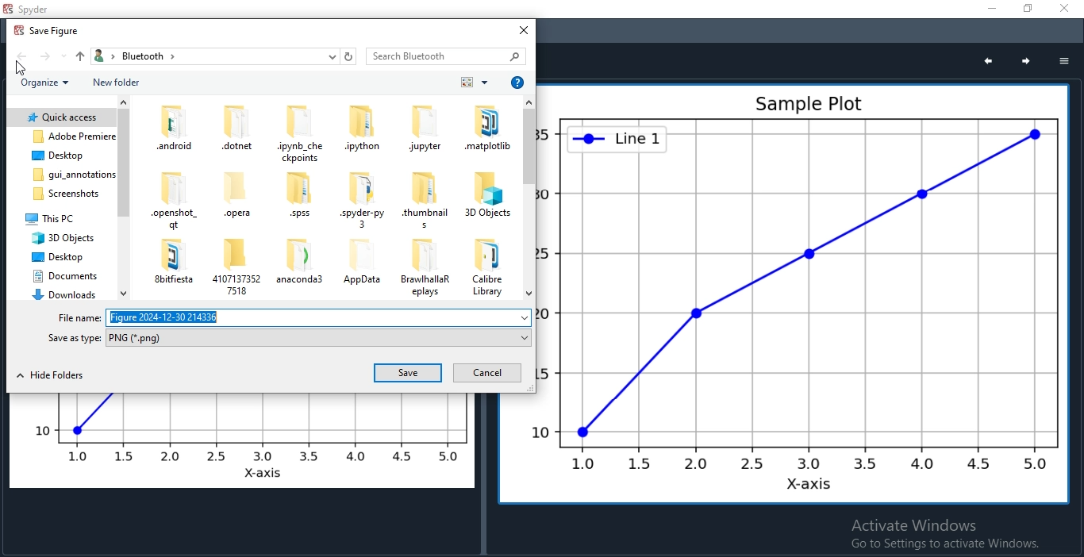 The image size is (1084, 557). I want to click on folder 7, so click(63, 240).